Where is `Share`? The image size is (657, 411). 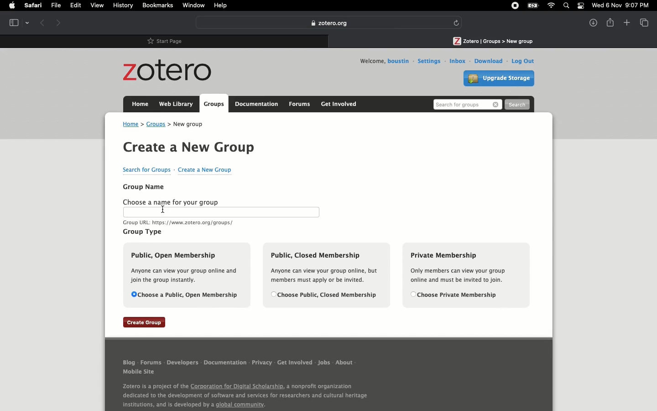 Share is located at coordinates (610, 22).